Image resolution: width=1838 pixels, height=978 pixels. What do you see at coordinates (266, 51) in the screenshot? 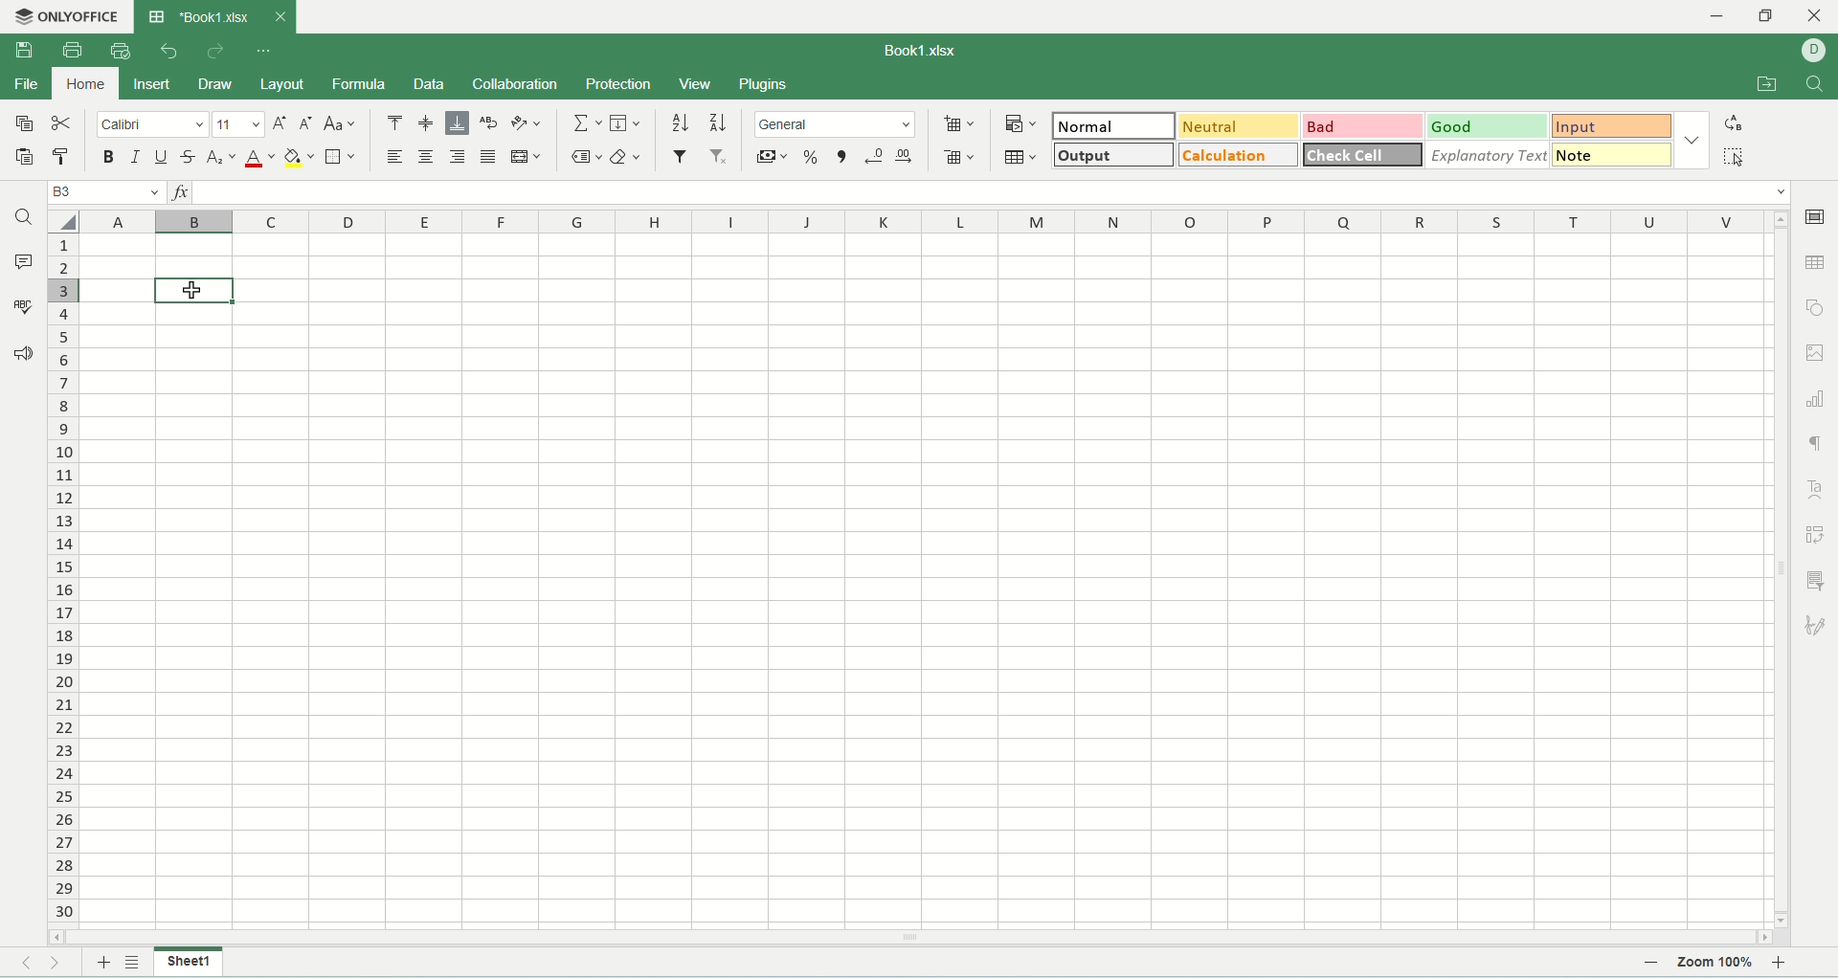
I see `cutomize quick access` at bounding box center [266, 51].